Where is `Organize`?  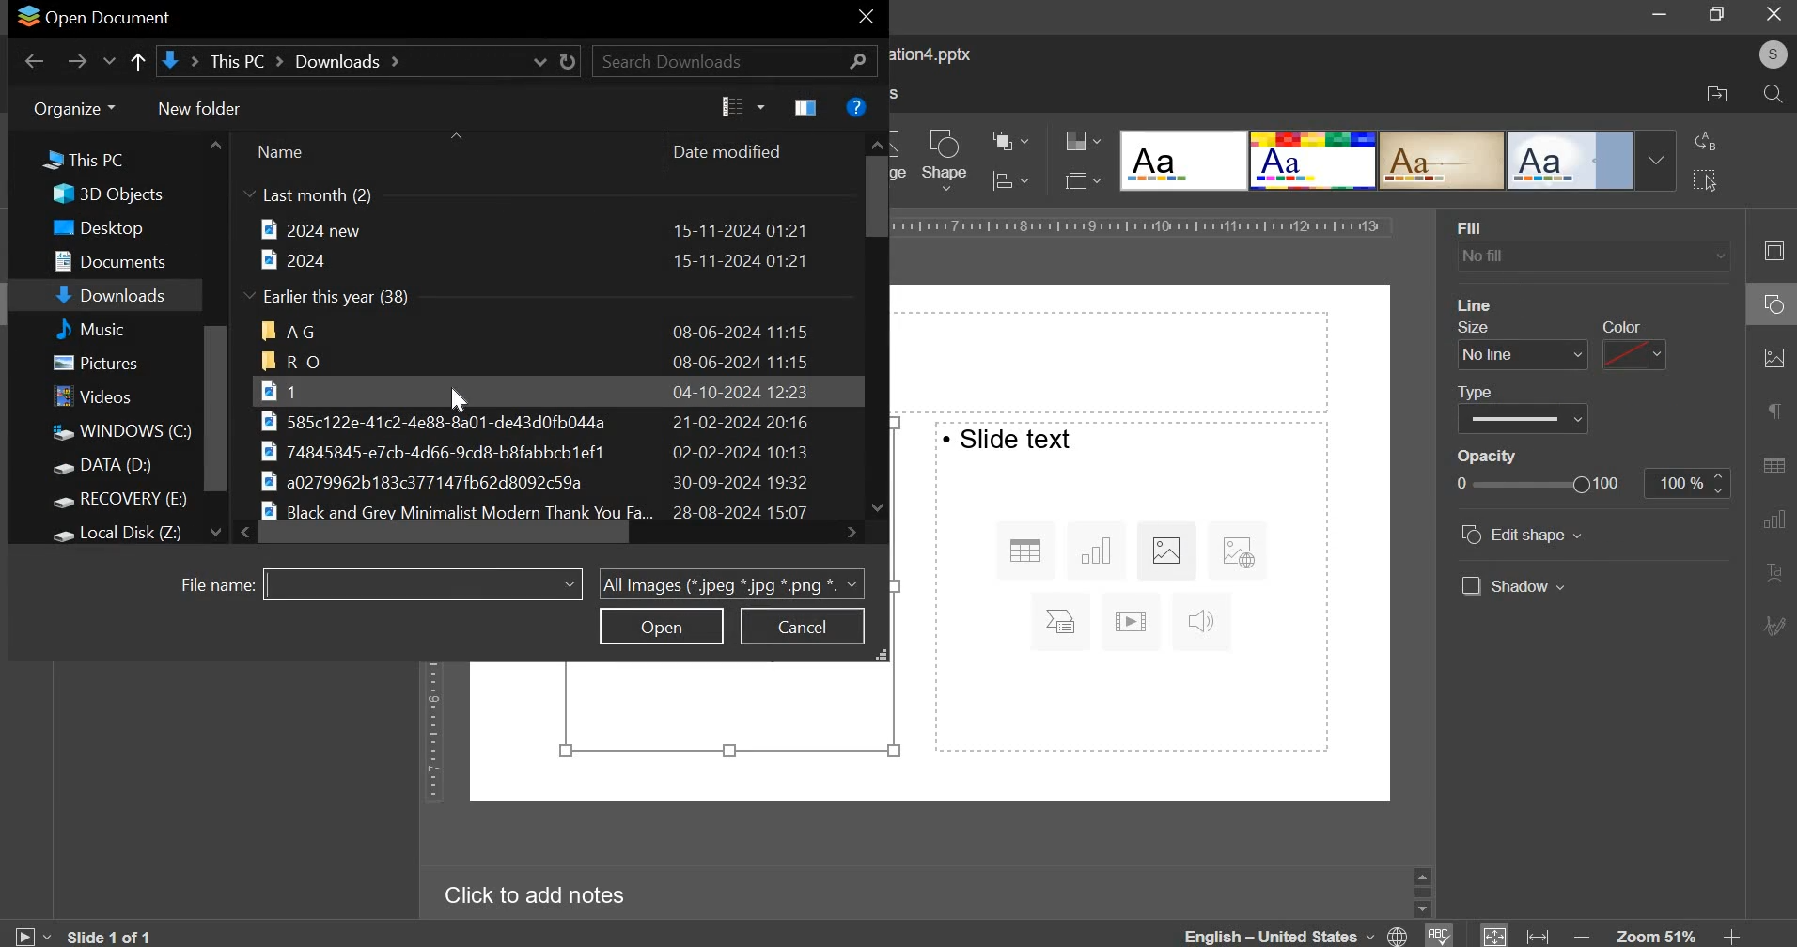 Organize is located at coordinates (71, 110).